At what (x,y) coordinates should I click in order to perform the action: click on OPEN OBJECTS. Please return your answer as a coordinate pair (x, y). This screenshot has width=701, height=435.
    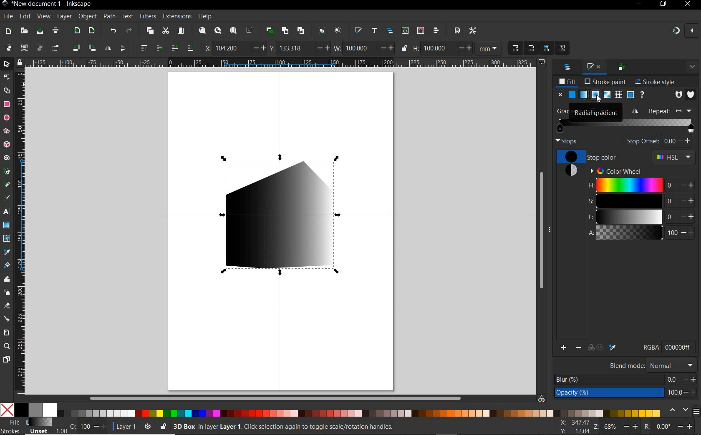
    Looking at the image, I should click on (391, 32).